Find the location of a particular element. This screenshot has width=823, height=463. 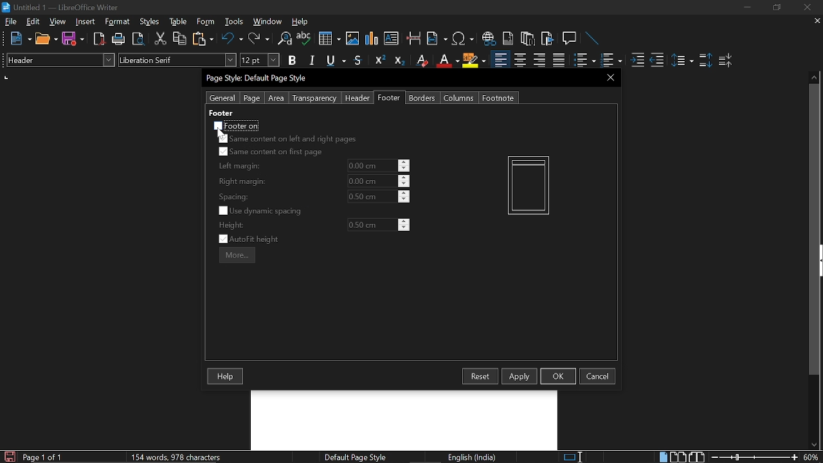

Line is located at coordinates (593, 39).